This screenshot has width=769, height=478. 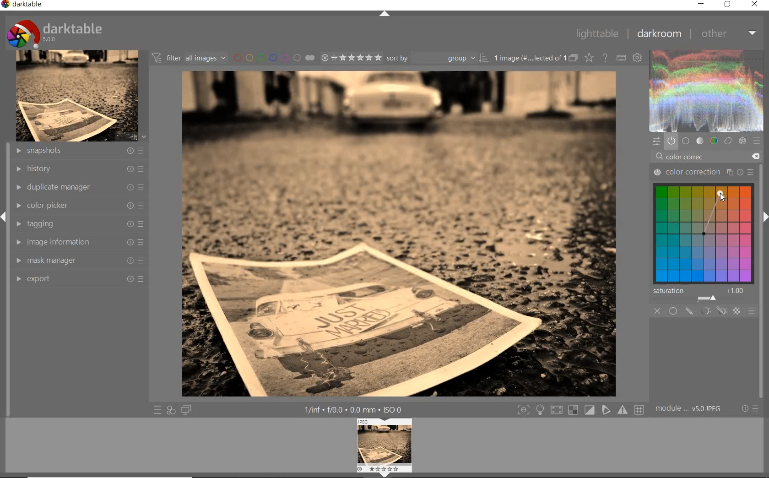 I want to click on export, so click(x=79, y=278).